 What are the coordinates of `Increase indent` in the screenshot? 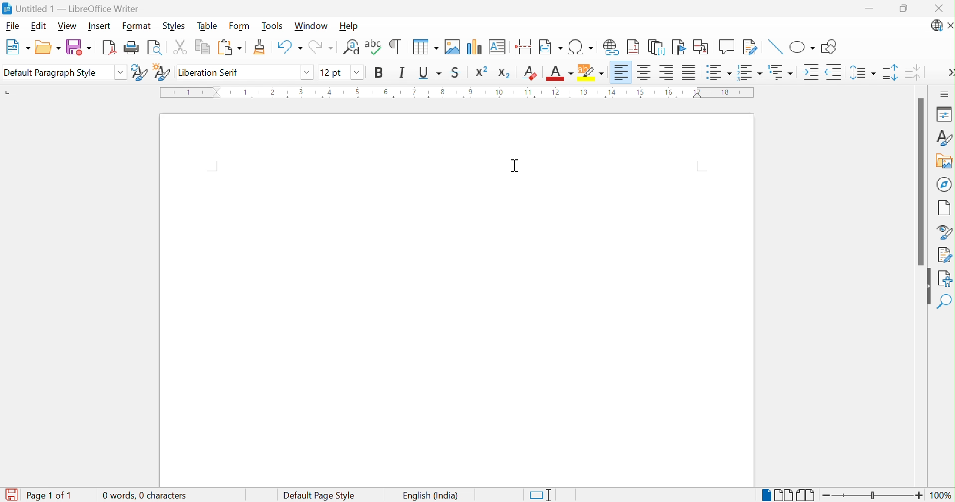 It's located at (812, 72).